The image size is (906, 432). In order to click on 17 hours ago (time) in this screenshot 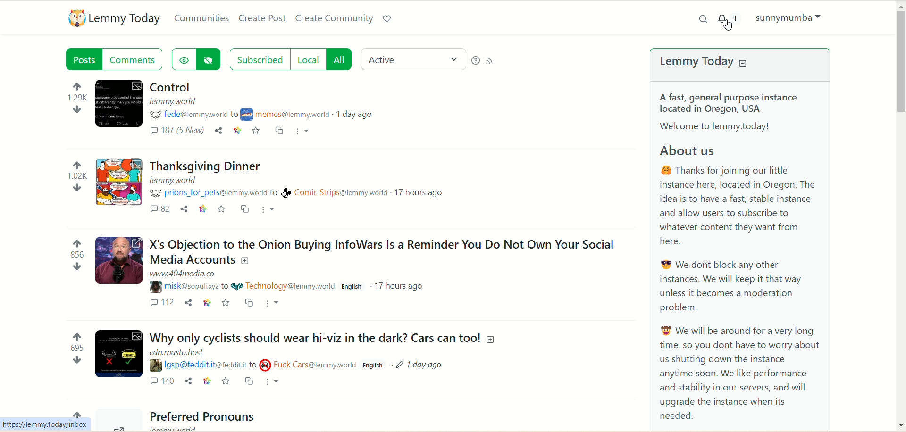, I will do `click(421, 192)`.